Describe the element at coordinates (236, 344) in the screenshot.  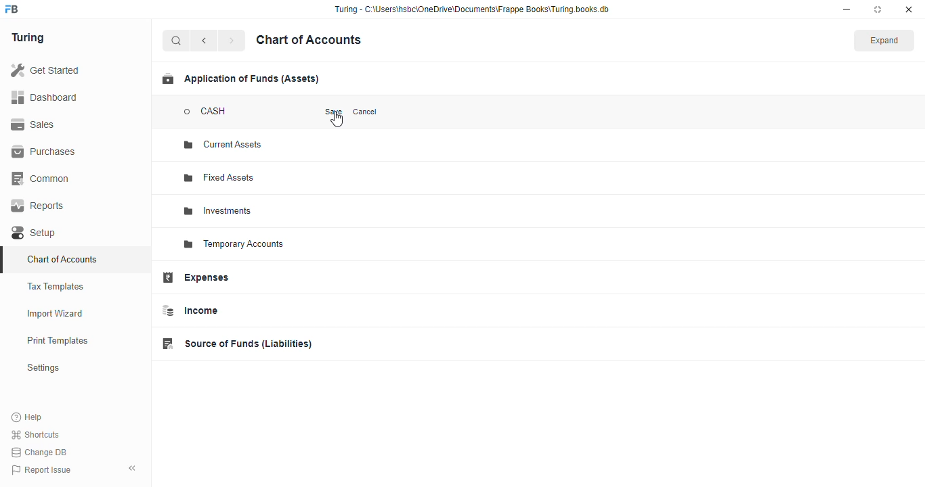
I see `source of funds (liabilities)` at that location.